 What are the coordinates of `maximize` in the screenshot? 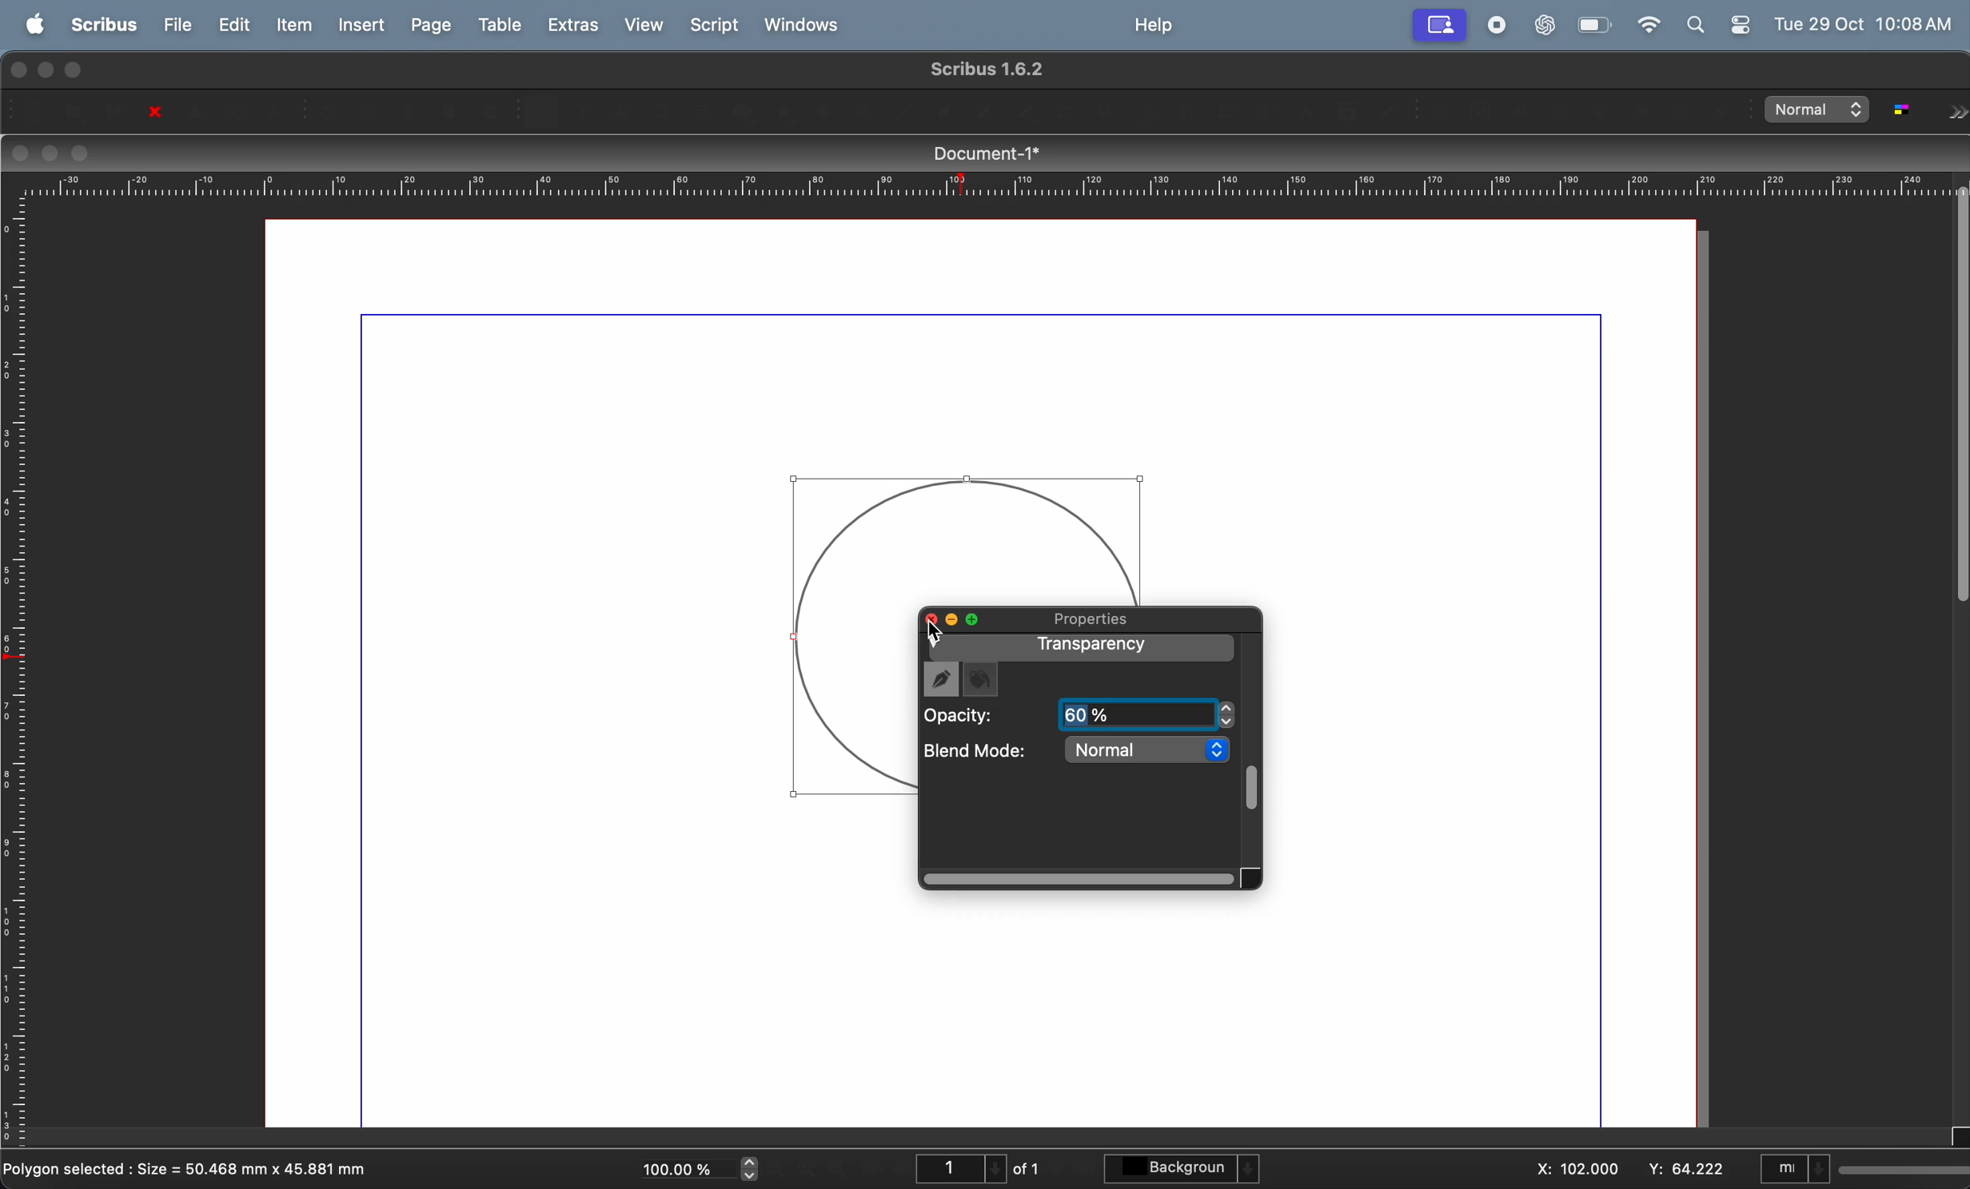 It's located at (976, 622).